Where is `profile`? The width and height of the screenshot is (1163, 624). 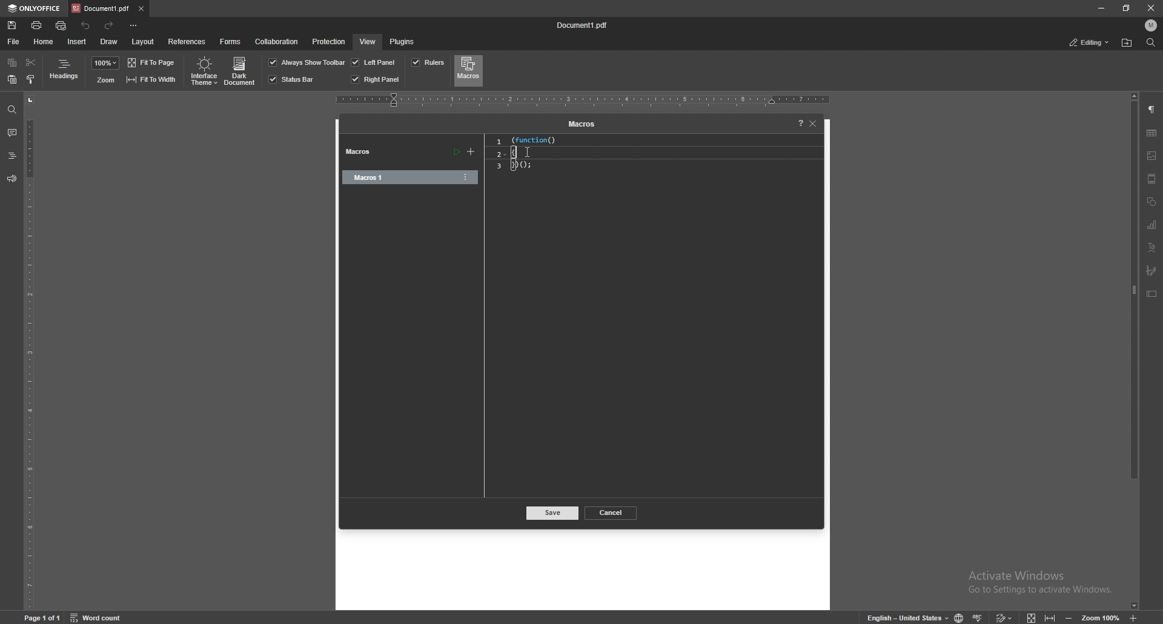
profile is located at coordinates (1151, 25).